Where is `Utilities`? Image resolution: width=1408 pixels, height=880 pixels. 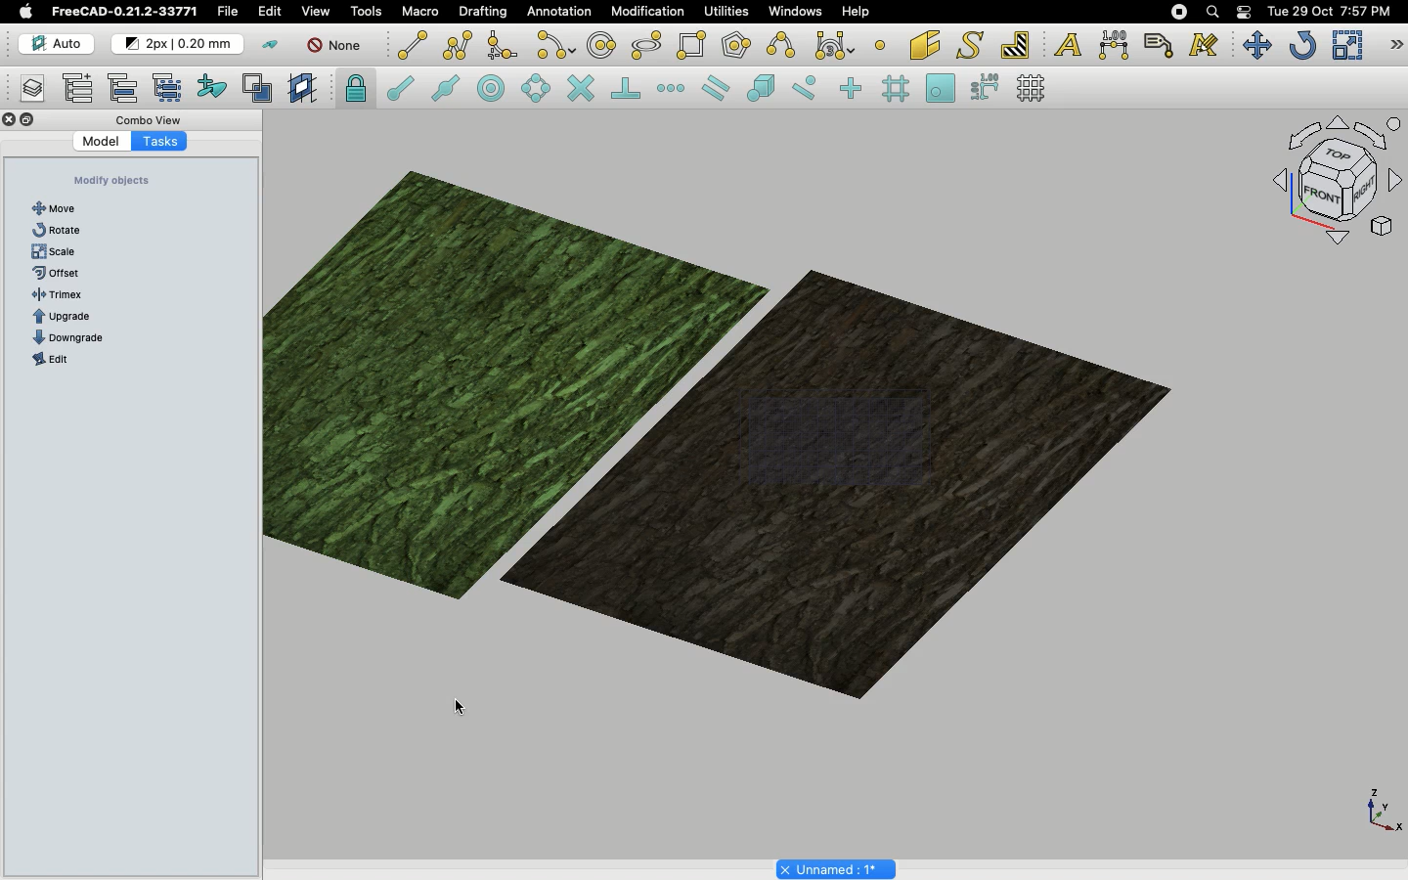
Utilities is located at coordinates (726, 12).